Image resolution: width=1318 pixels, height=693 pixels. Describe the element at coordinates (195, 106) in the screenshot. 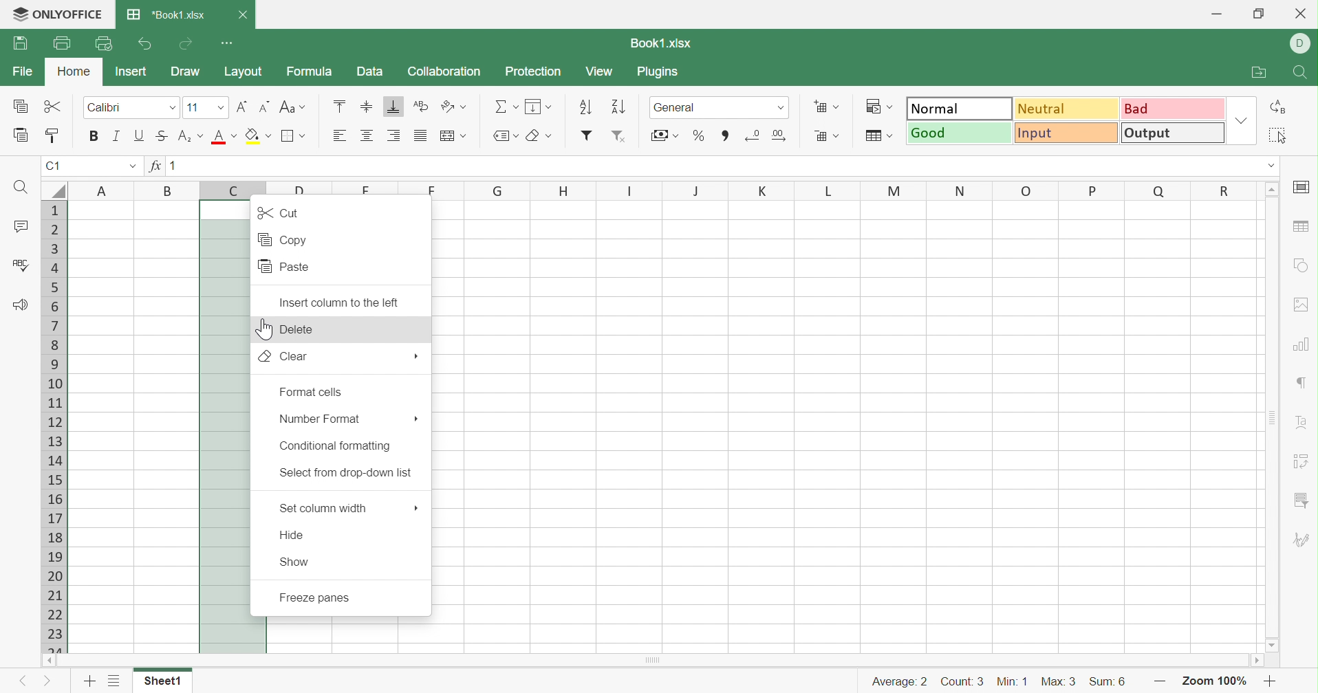

I see `11` at that location.